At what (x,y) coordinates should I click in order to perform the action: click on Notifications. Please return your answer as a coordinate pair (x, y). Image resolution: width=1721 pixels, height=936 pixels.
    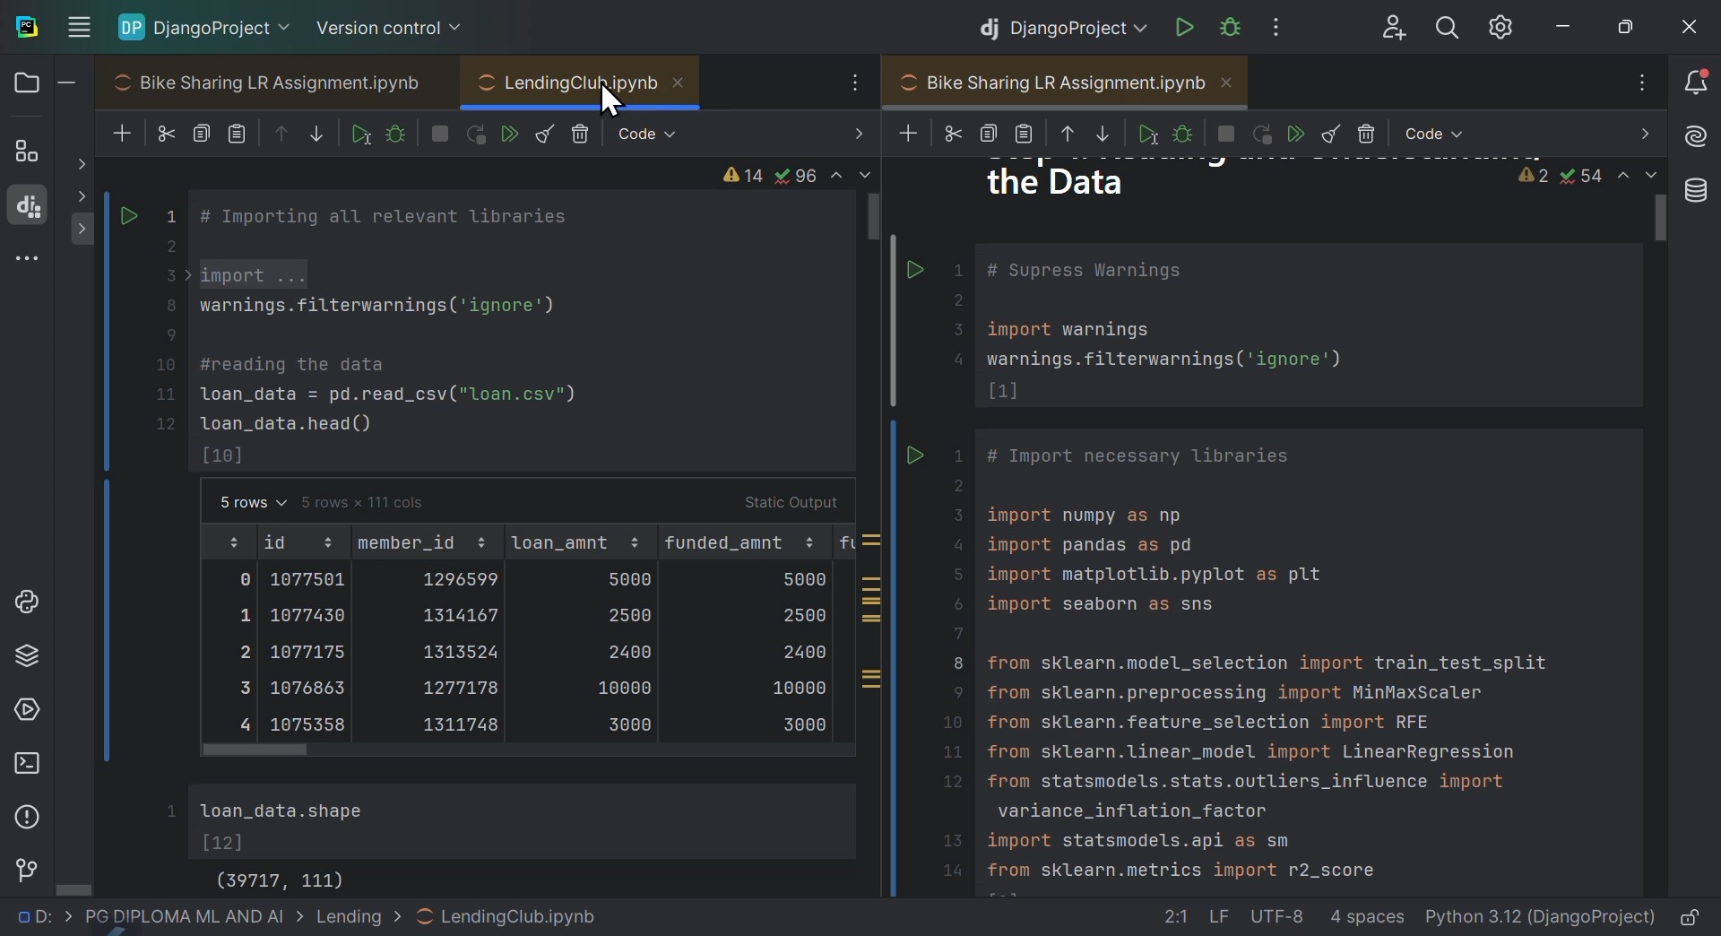
    Looking at the image, I should click on (1700, 84).